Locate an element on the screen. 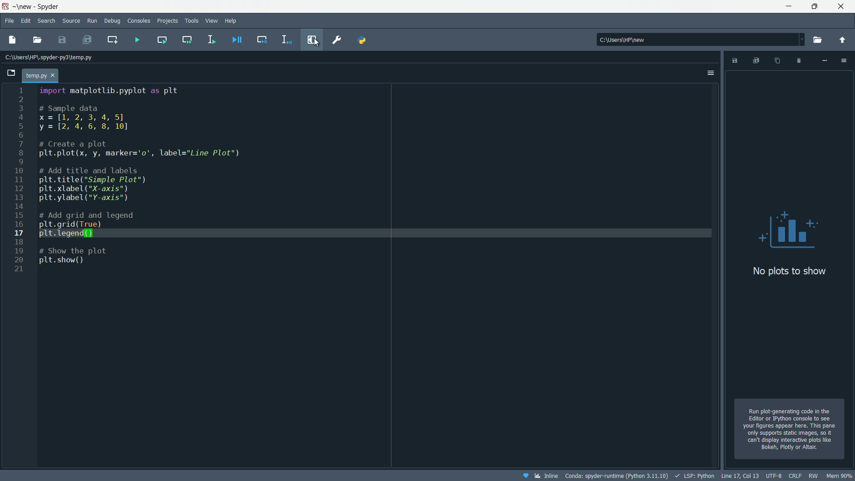 This screenshot has width=855, height=481. debug is located at coordinates (113, 20).